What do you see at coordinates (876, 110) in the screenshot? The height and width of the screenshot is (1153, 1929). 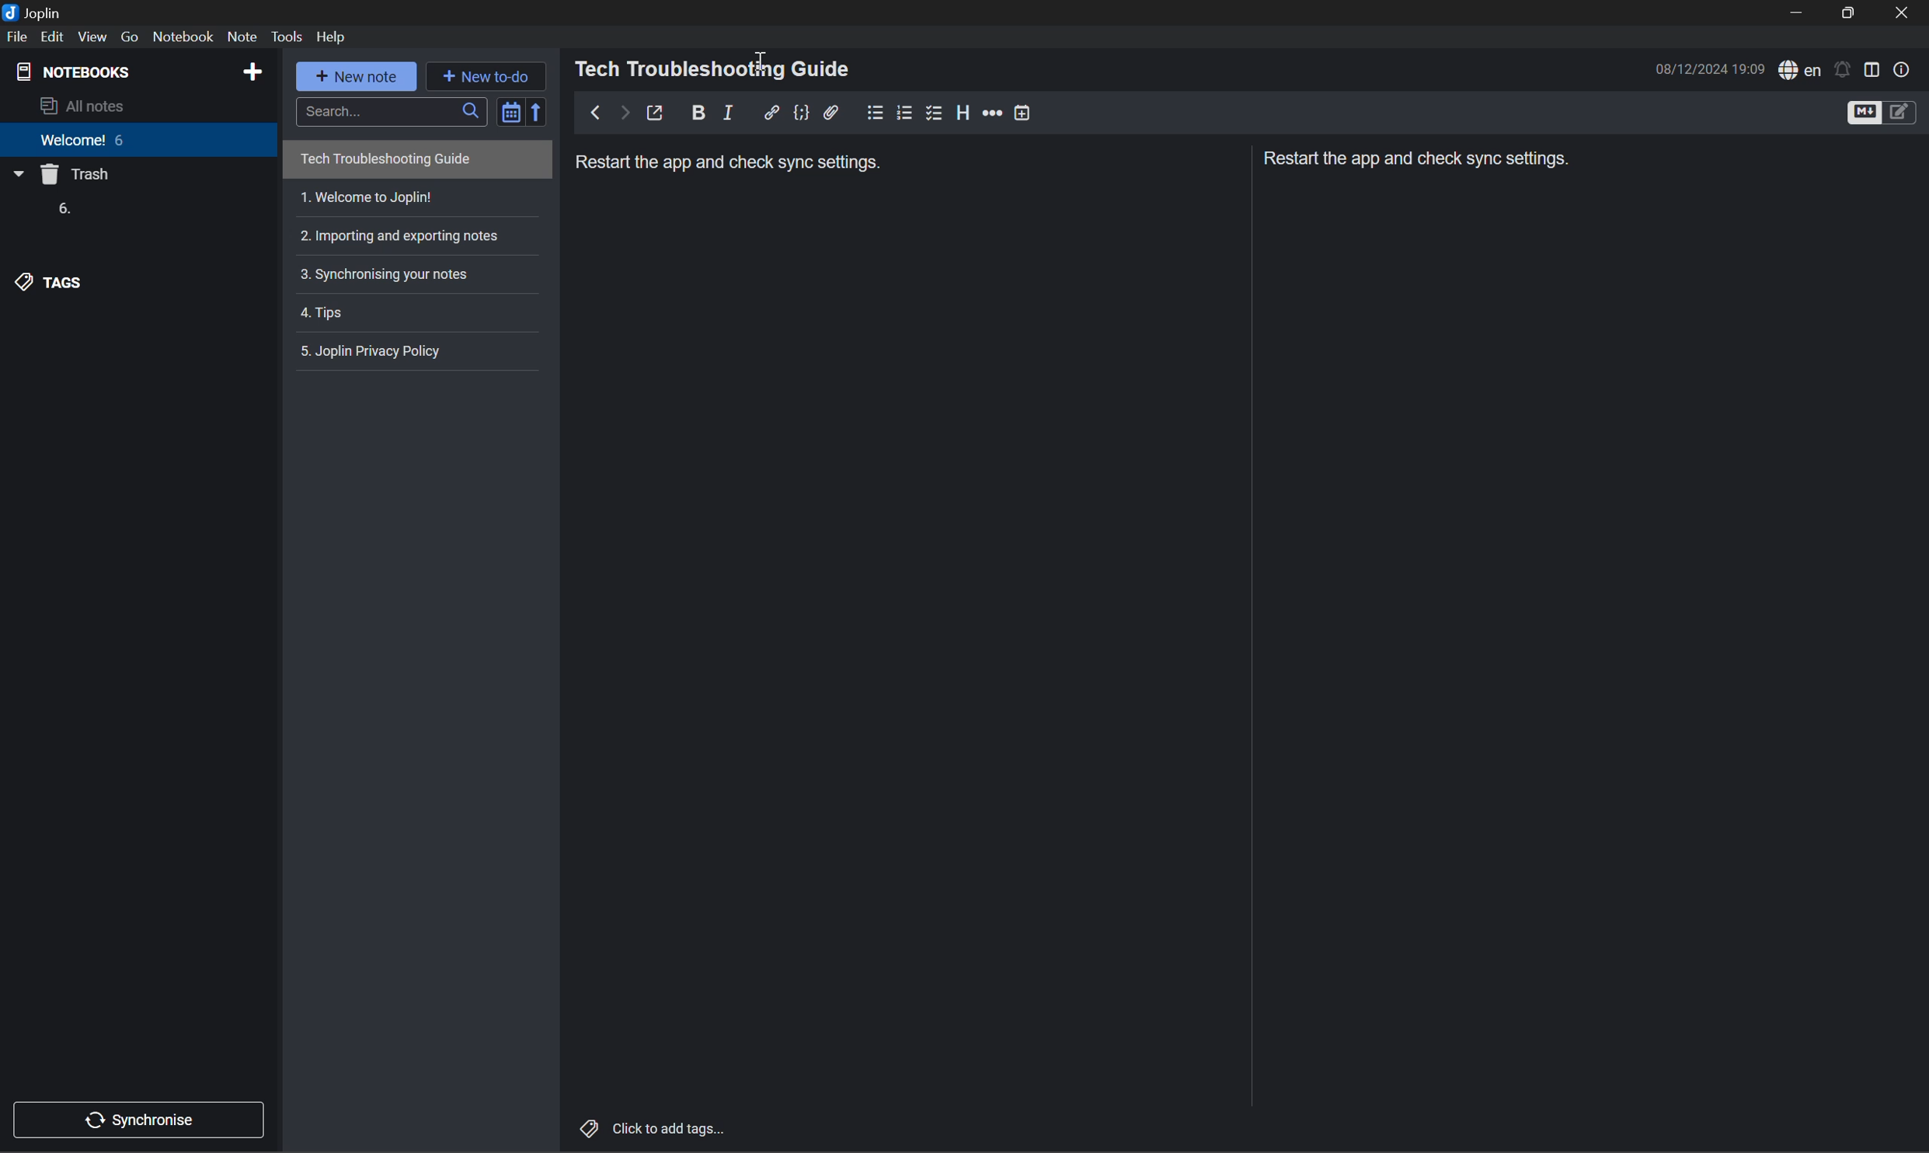 I see `Bullet list` at bounding box center [876, 110].